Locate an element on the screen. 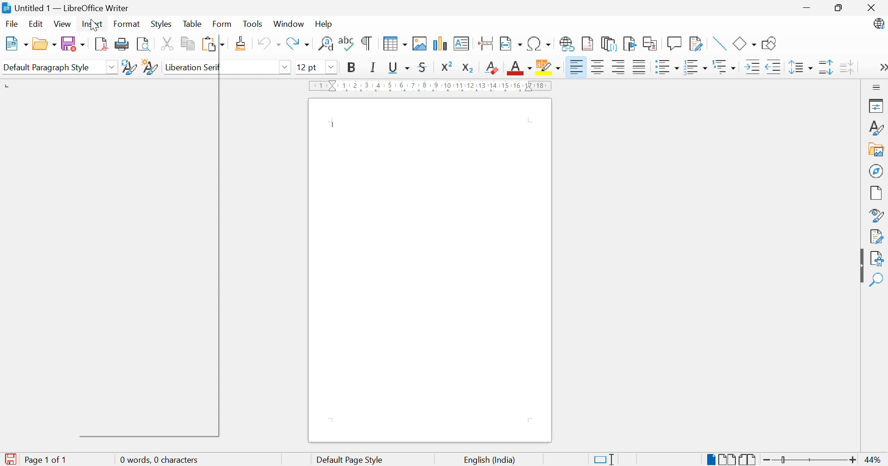 The image size is (888, 466). Insert comment is located at coordinates (674, 43).